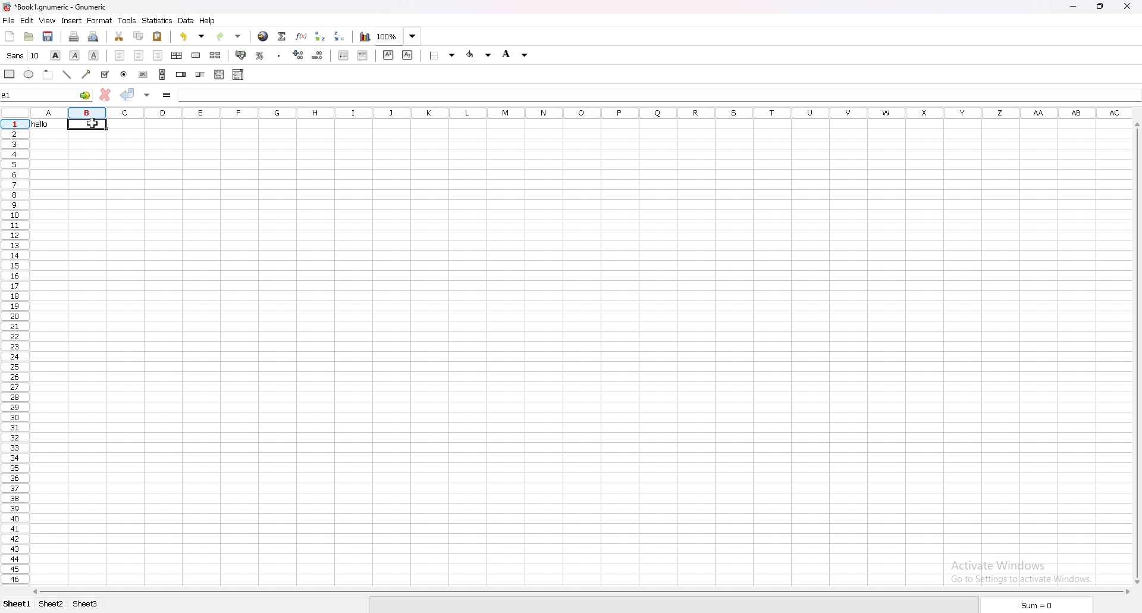  Describe the element at coordinates (162, 74) in the screenshot. I see `create scroll bar` at that location.